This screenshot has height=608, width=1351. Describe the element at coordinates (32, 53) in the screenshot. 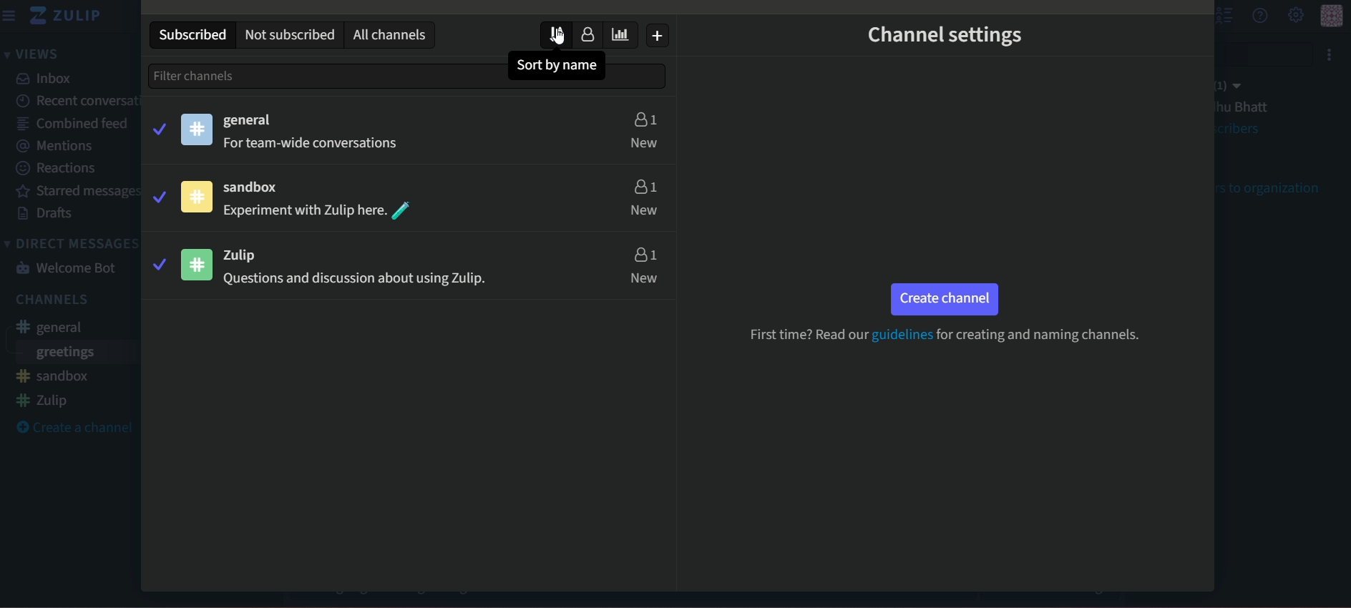

I see `views` at that location.